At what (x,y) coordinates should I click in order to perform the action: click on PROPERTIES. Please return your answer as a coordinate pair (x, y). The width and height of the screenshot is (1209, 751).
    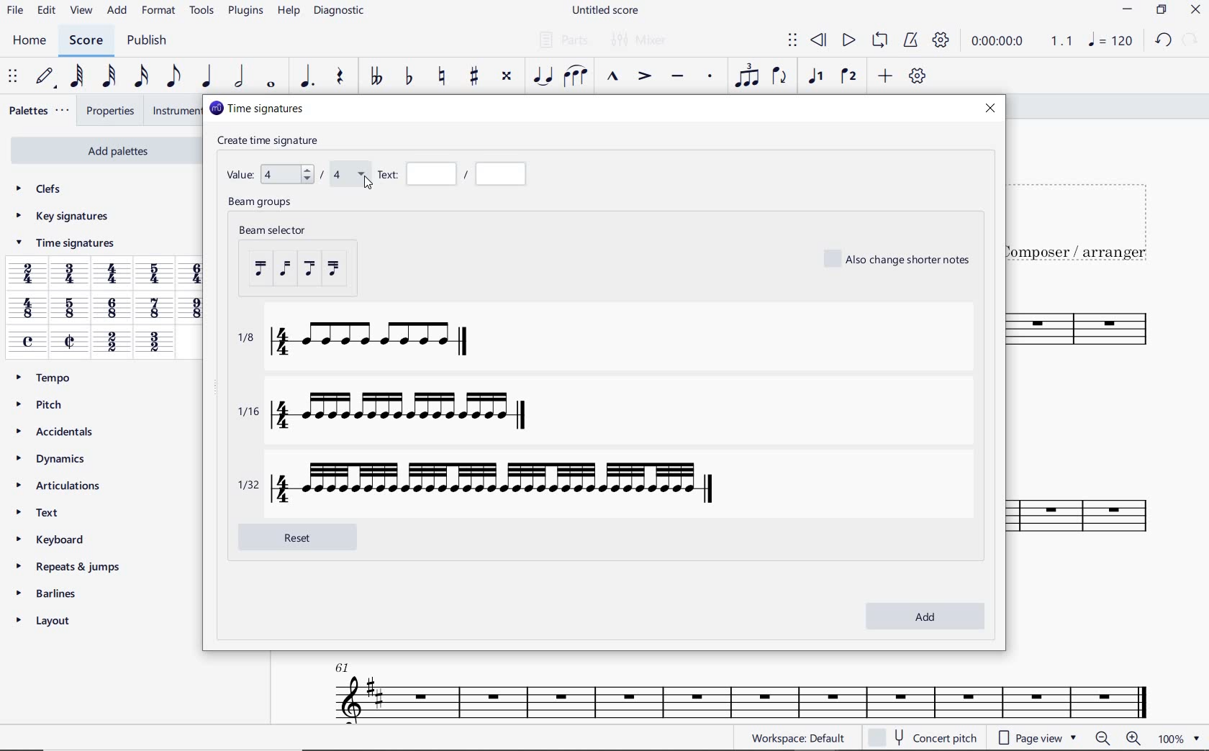
    Looking at the image, I should click on (109, 111).